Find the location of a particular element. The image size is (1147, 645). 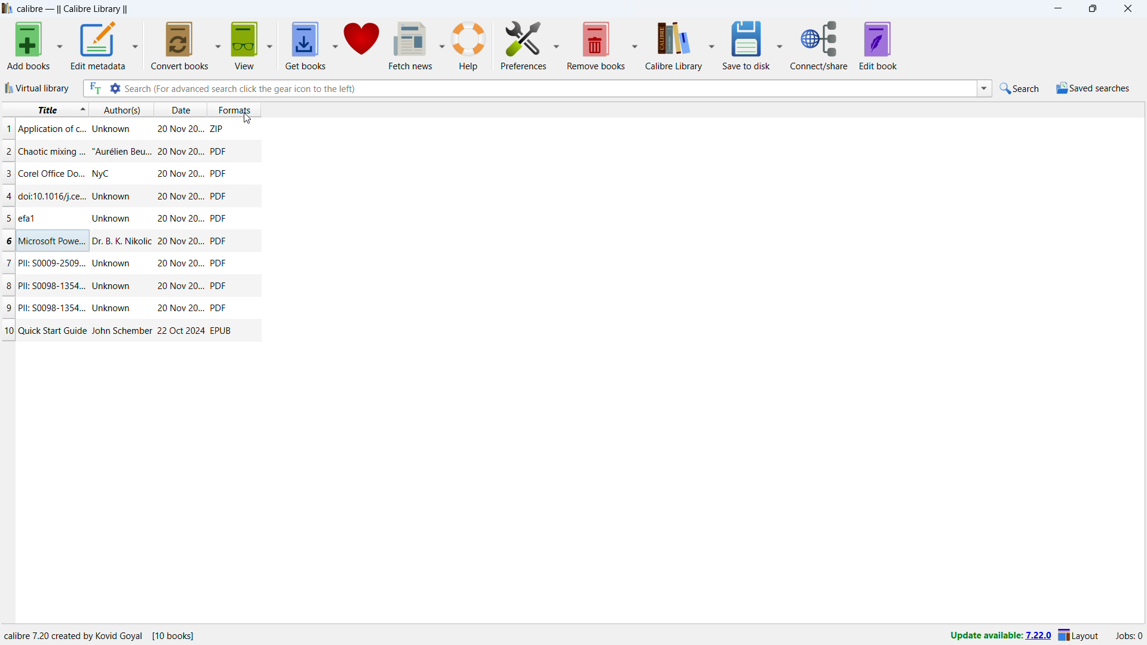

date is located at coordinates (179, 127).